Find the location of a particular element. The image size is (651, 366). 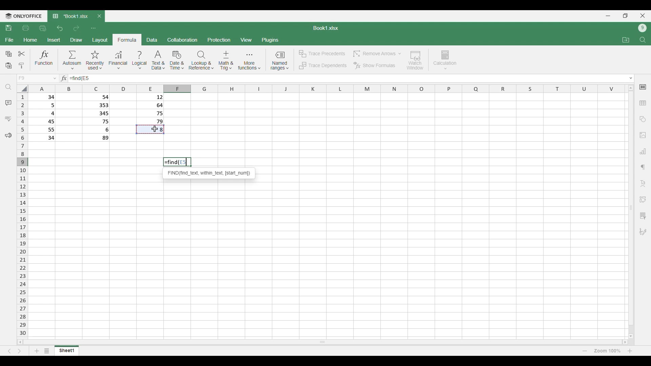

Spell check is located at coordinates (8, 119).